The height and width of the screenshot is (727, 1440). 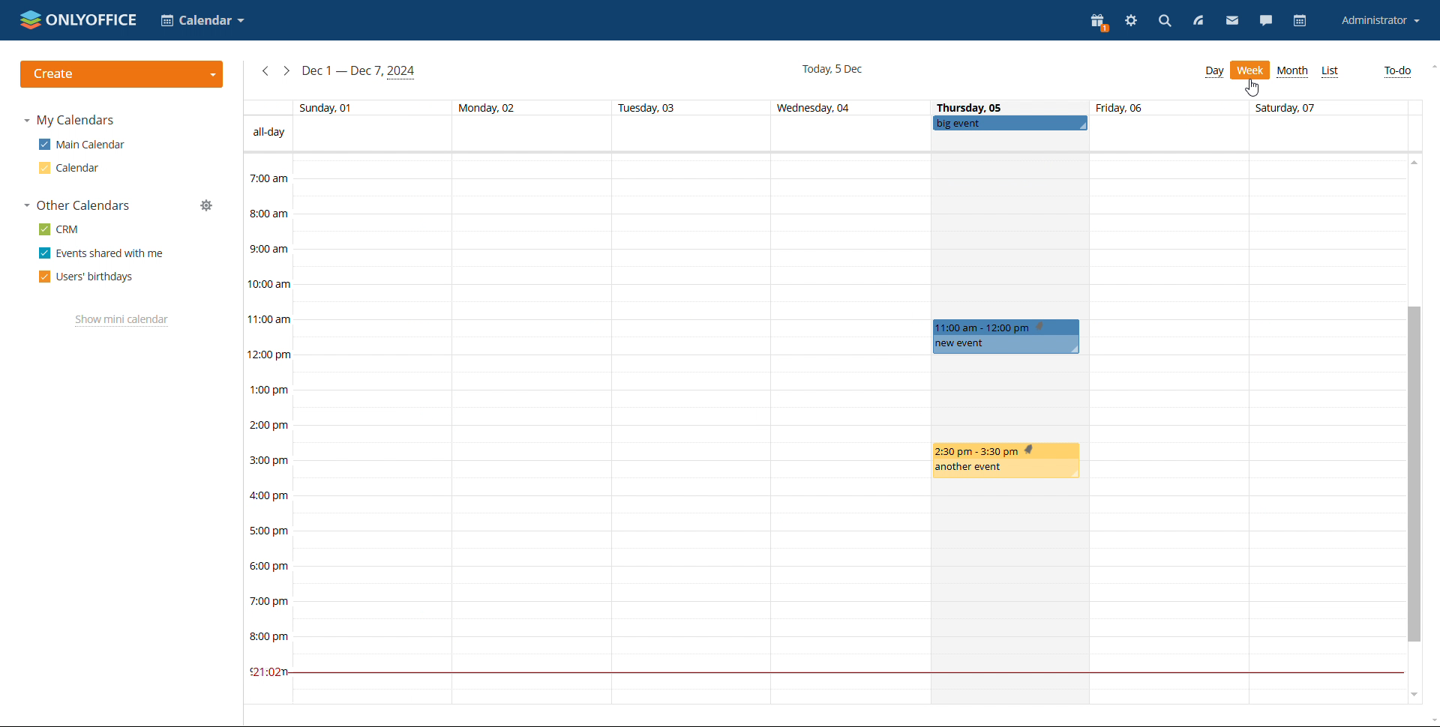 What do you see at coordinates (359, 429) in the screenshot?
I see `events in a whole day` at bounding box center [359, 429].